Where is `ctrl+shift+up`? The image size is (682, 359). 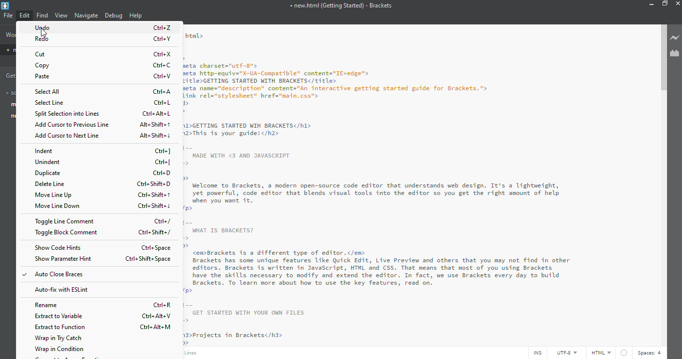 ctrl+shift+up is located at coordinates (156, 194).